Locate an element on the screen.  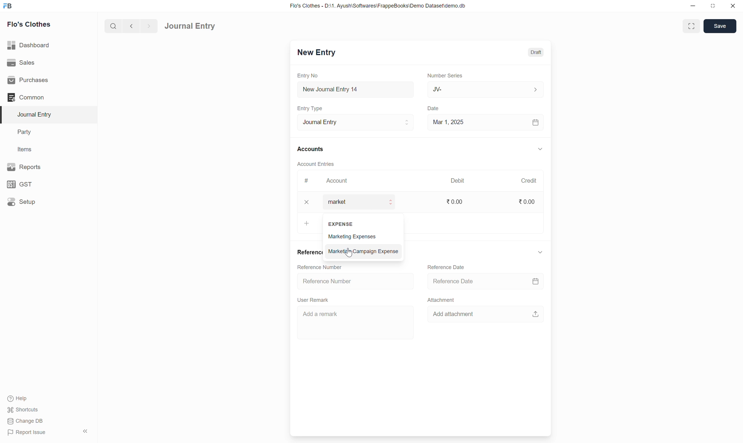
Setup is located at coordinates (22, 201).